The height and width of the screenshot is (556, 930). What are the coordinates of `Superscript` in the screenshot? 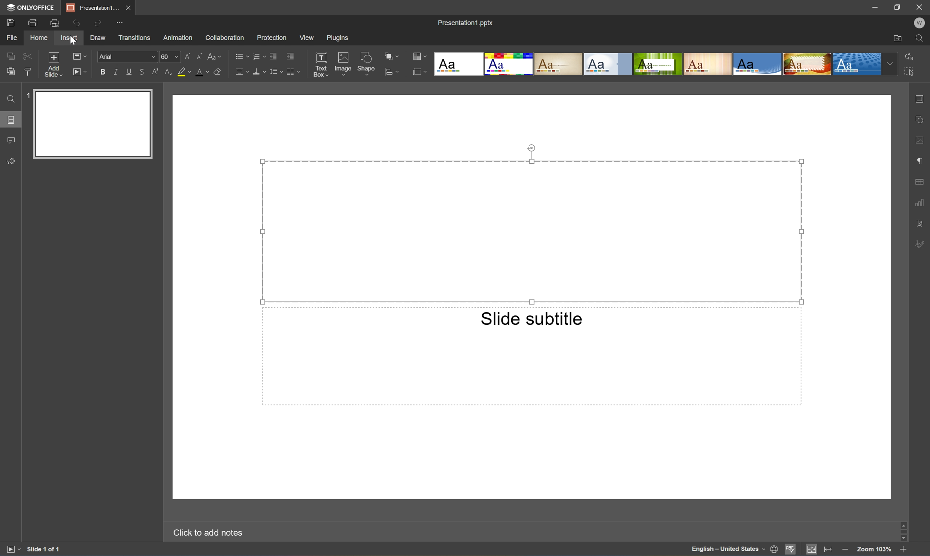 It's located at (157, 71).